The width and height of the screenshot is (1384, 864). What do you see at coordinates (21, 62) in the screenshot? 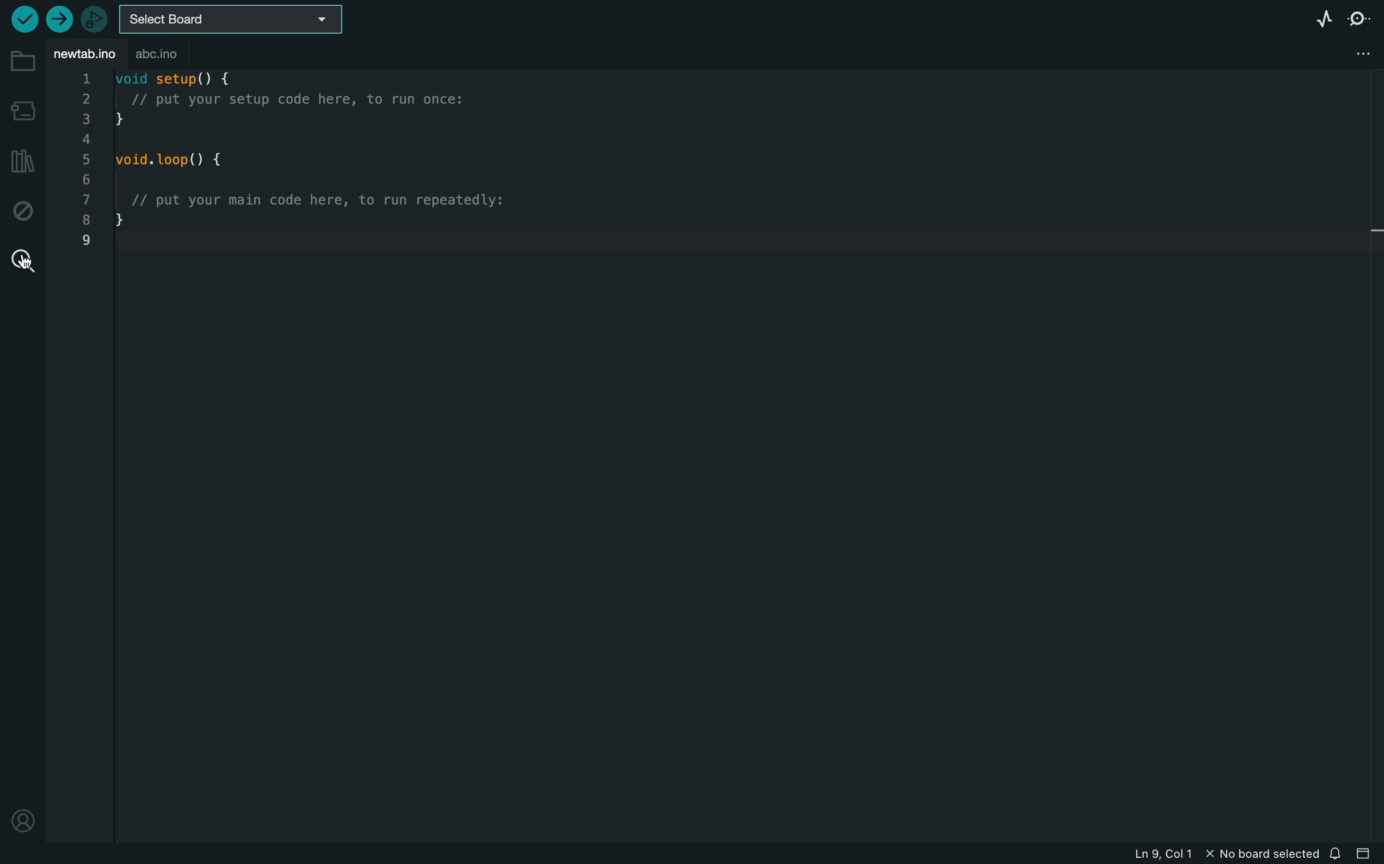
I see `folder` at bounding box center [21, 62].